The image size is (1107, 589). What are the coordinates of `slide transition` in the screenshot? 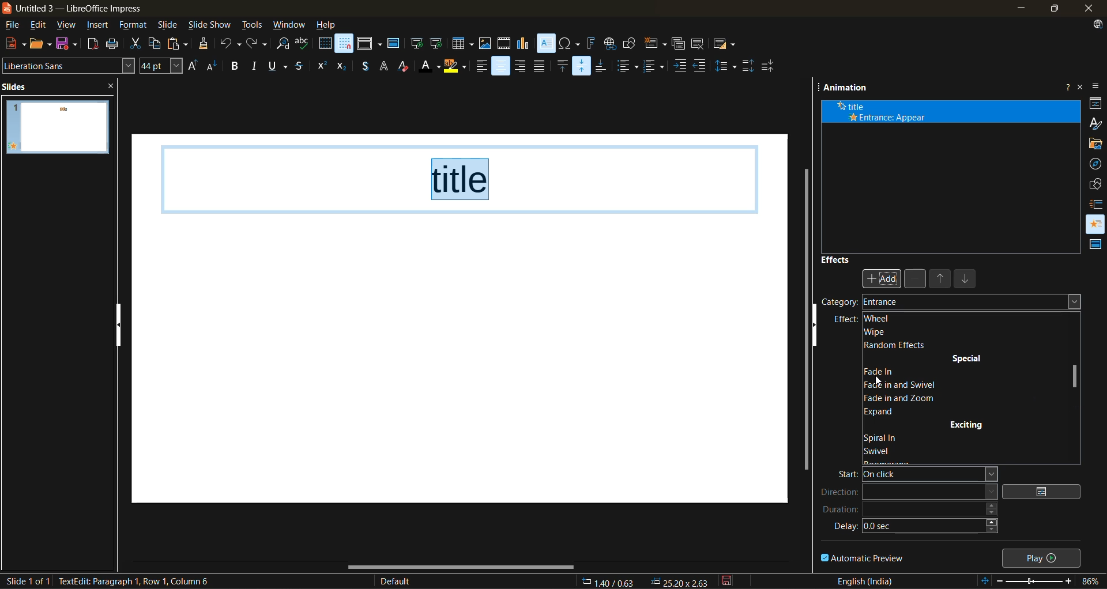 It's located at (1097, 203).